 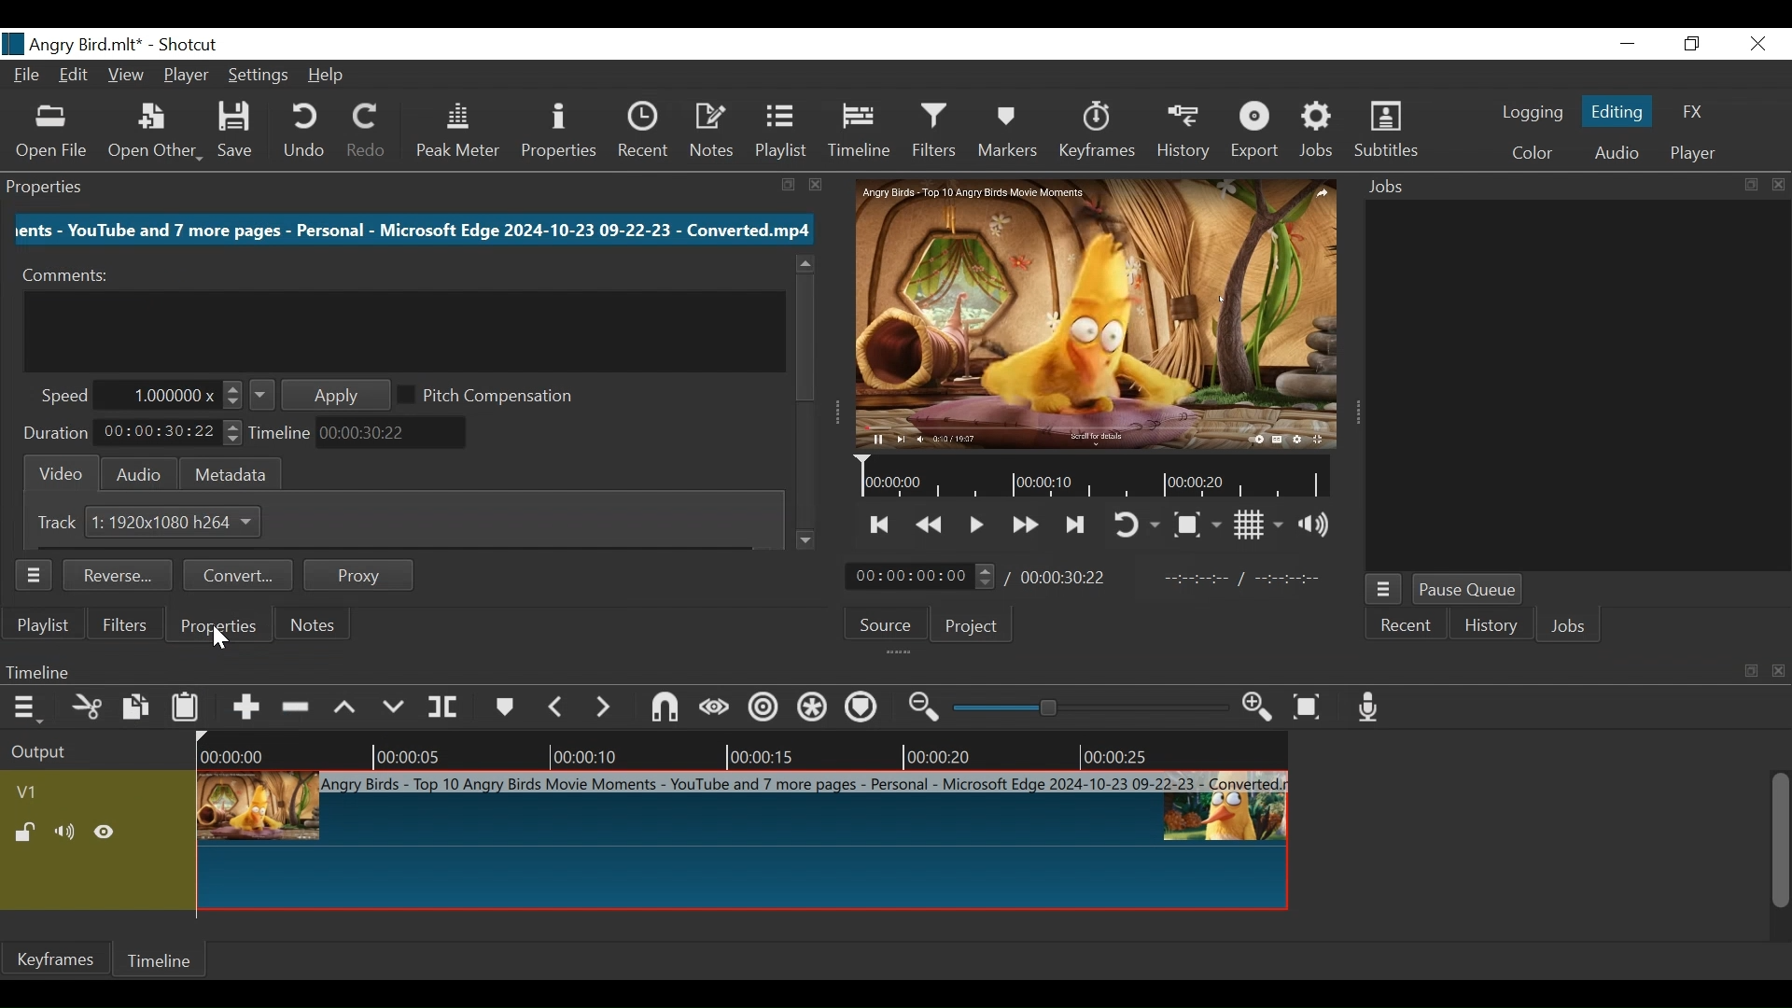 What do you see at coordinates (972, 626) in the screenshot?
I see `Project` at bounding box center [972, 626].